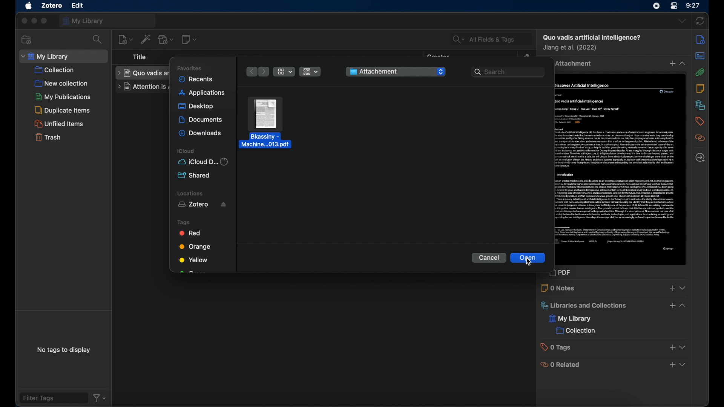 Image resolution: width=724 pixels, height=407 pixels. I want to click on item , so click(591, 37).